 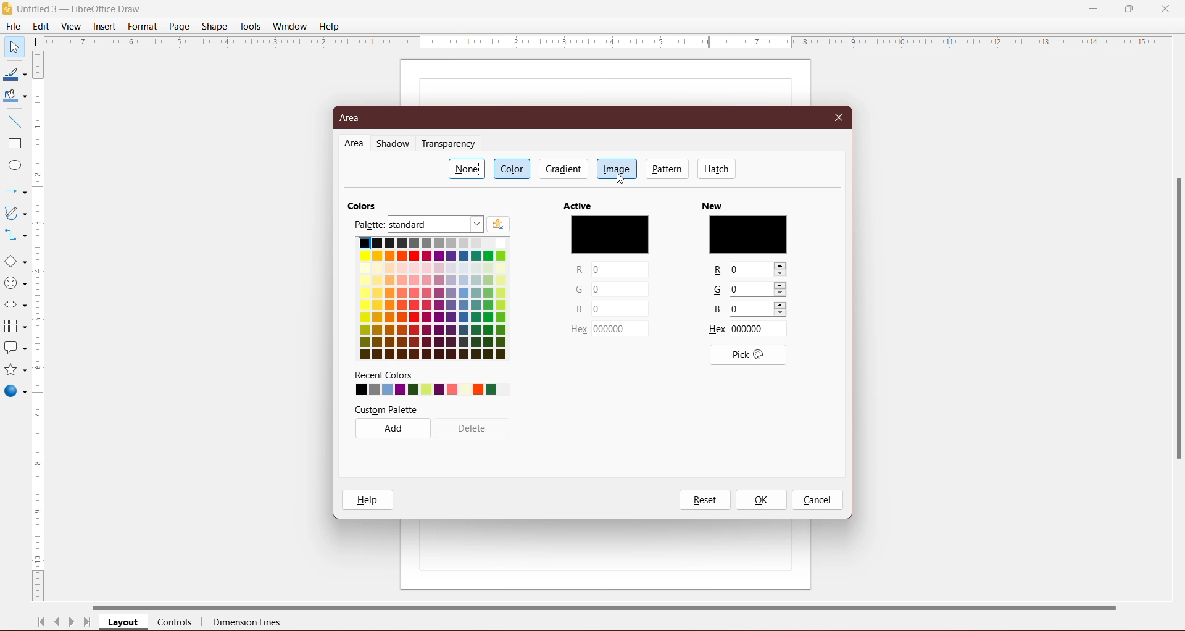 I want to click on 3D objects, so click(x=15, y=393).